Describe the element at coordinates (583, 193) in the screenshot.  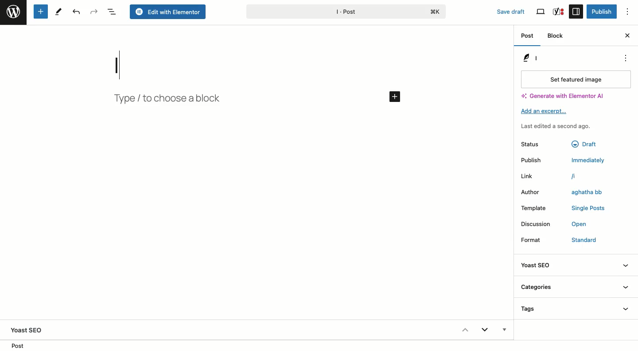
I see `‘aghatha bb.` at that location.